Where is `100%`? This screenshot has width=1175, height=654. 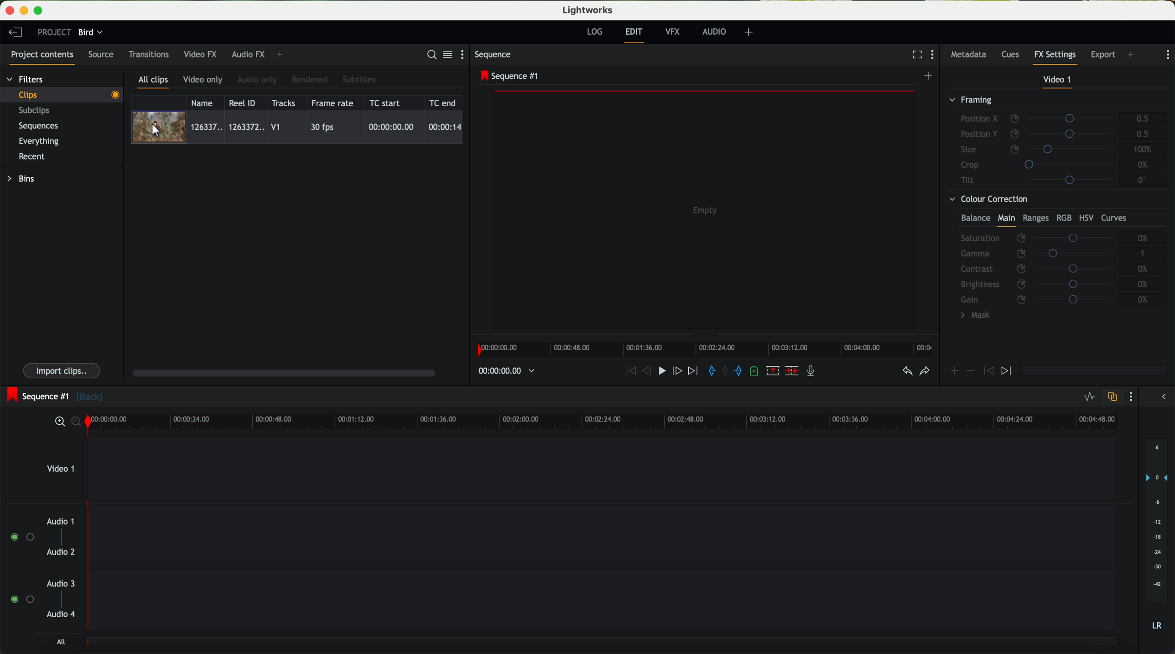 100% is located at coordinates (1145, 149).